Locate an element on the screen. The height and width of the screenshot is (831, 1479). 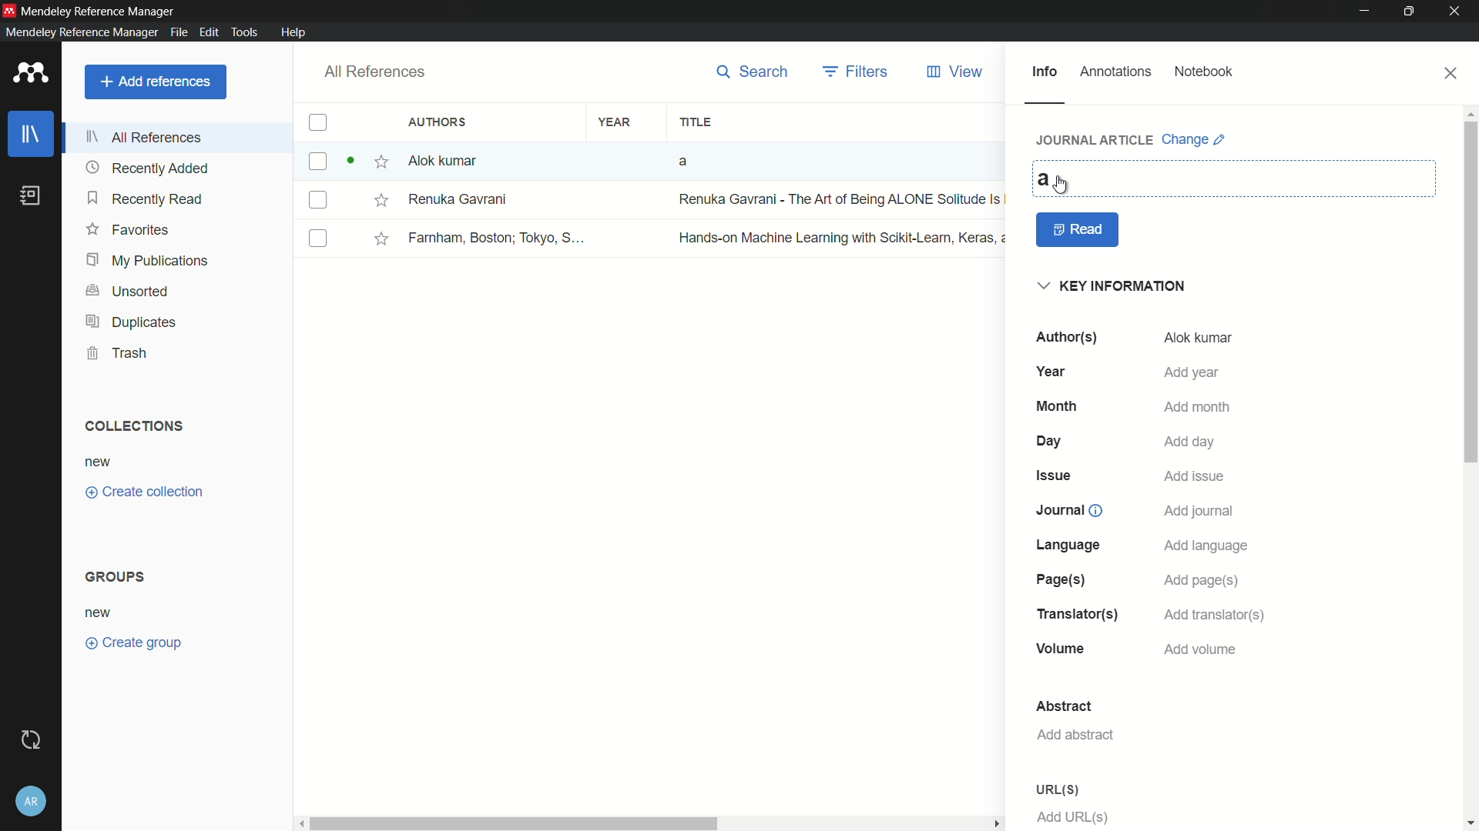
add url is located at coordinates (1074, 817).